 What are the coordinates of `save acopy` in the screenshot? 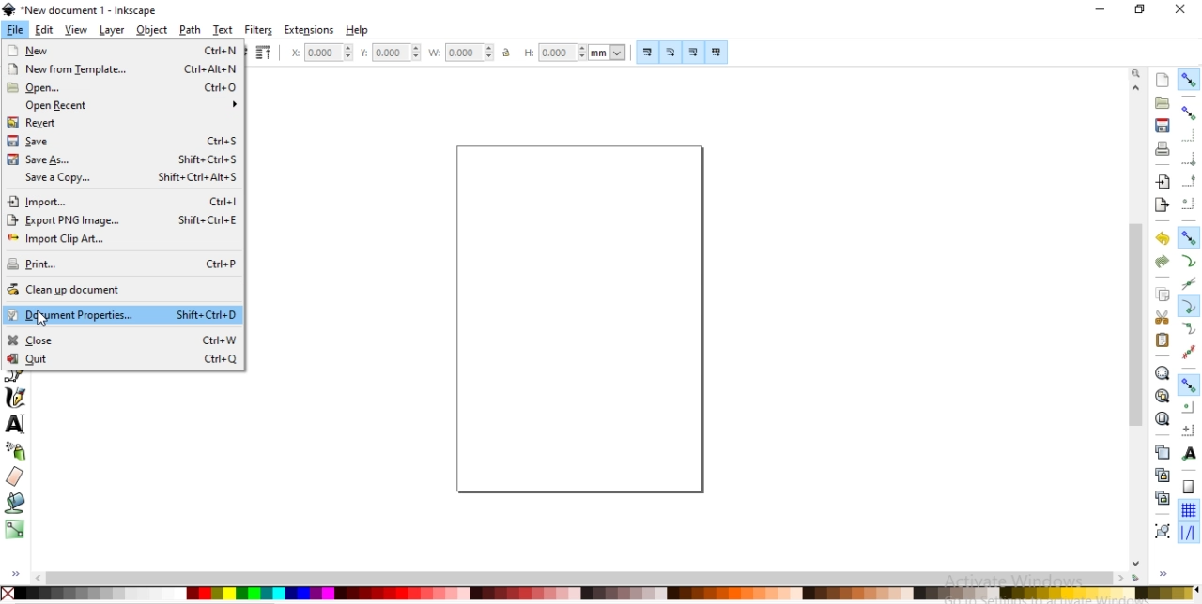 It's located at (127, 178).